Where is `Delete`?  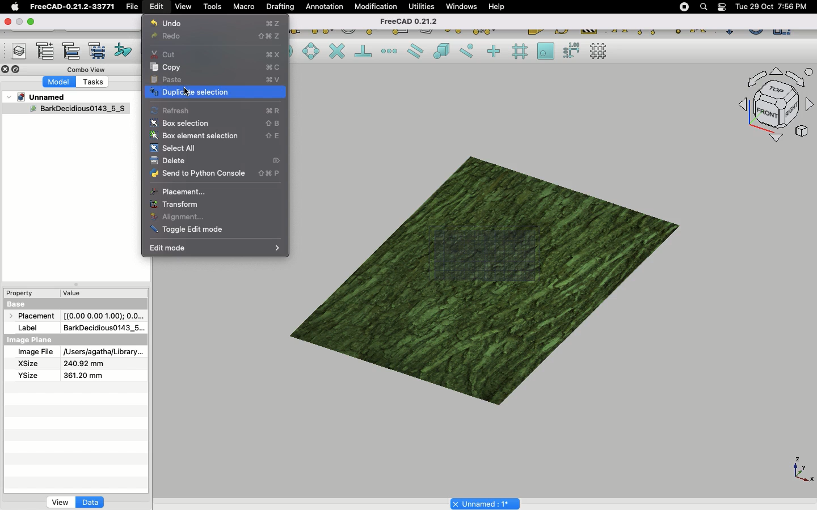 Delete is located at coordinates (168, 161).